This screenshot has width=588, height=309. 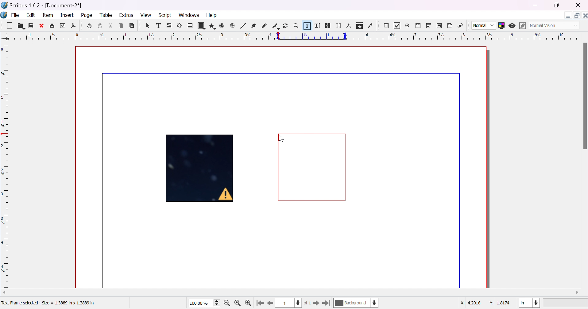 I want to click on link text frames, so click(x=328, y=26).